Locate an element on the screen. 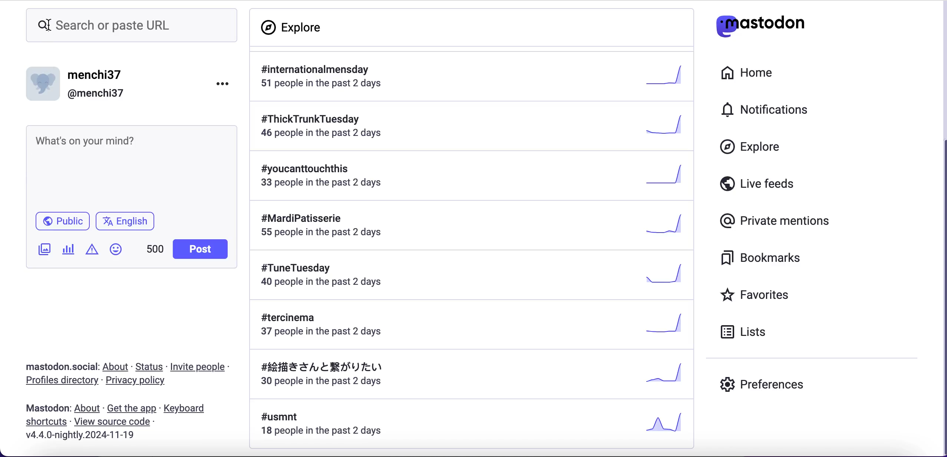 The image size is (947, 457). add poll is located at coordinates (70, 249).